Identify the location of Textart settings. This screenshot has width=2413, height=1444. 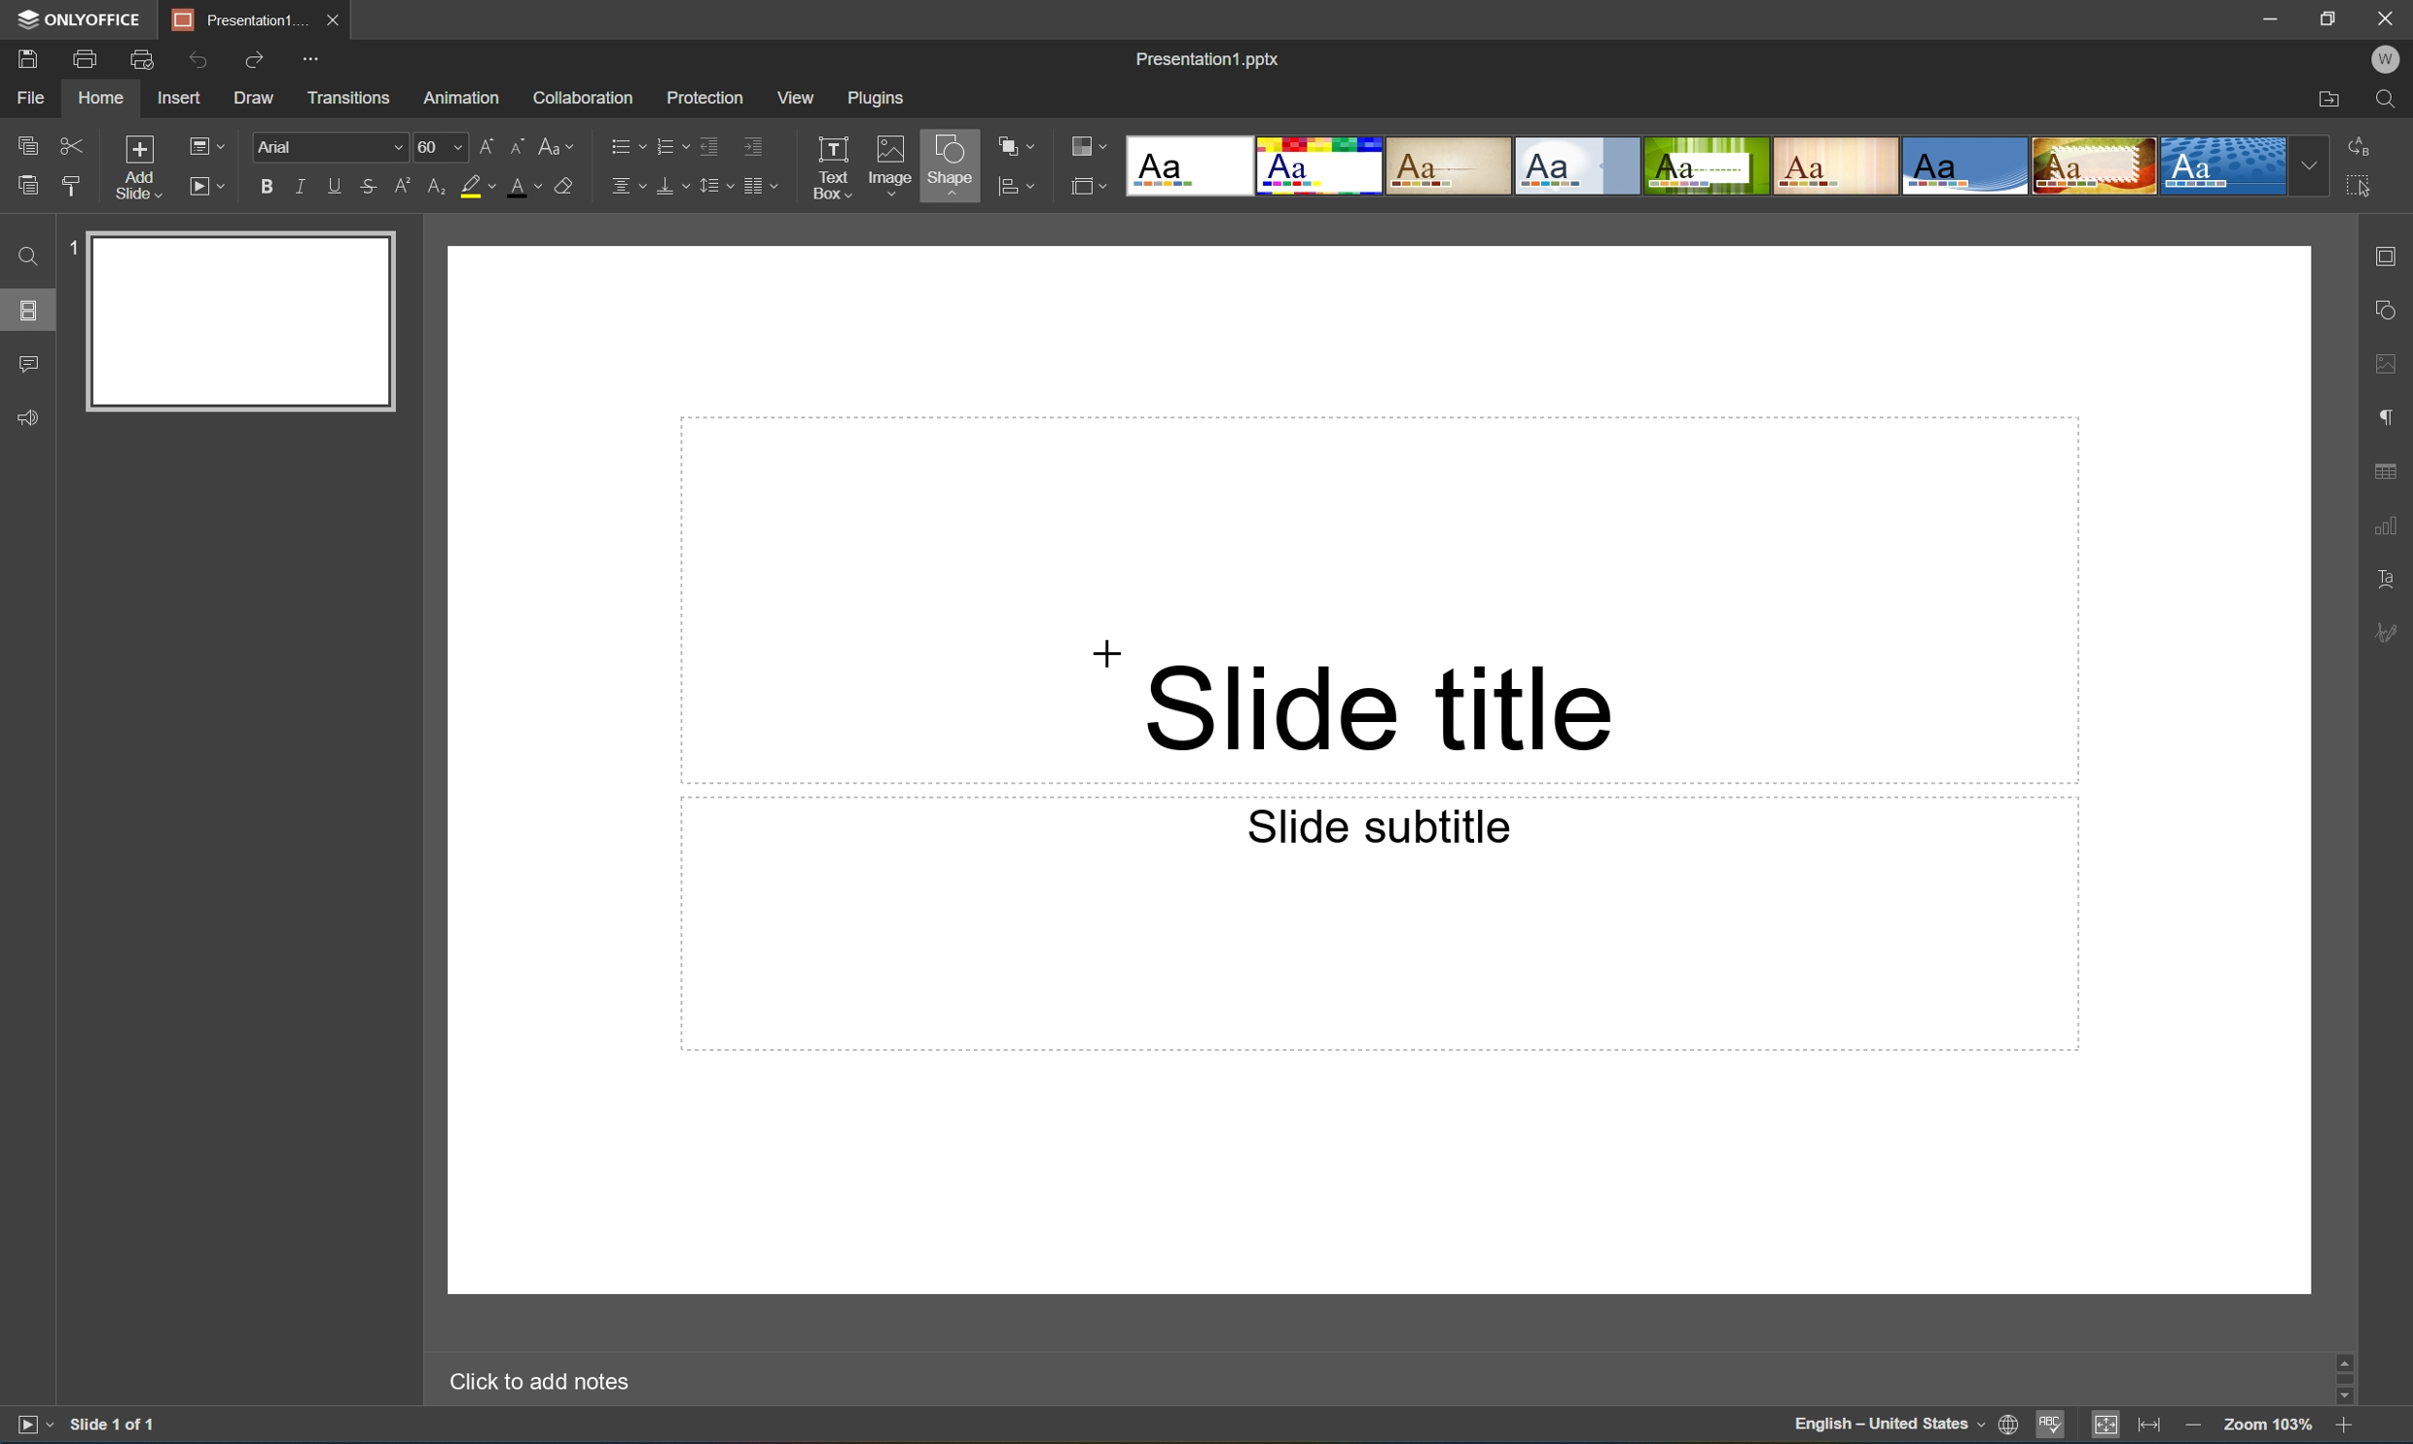
(2388, 581).